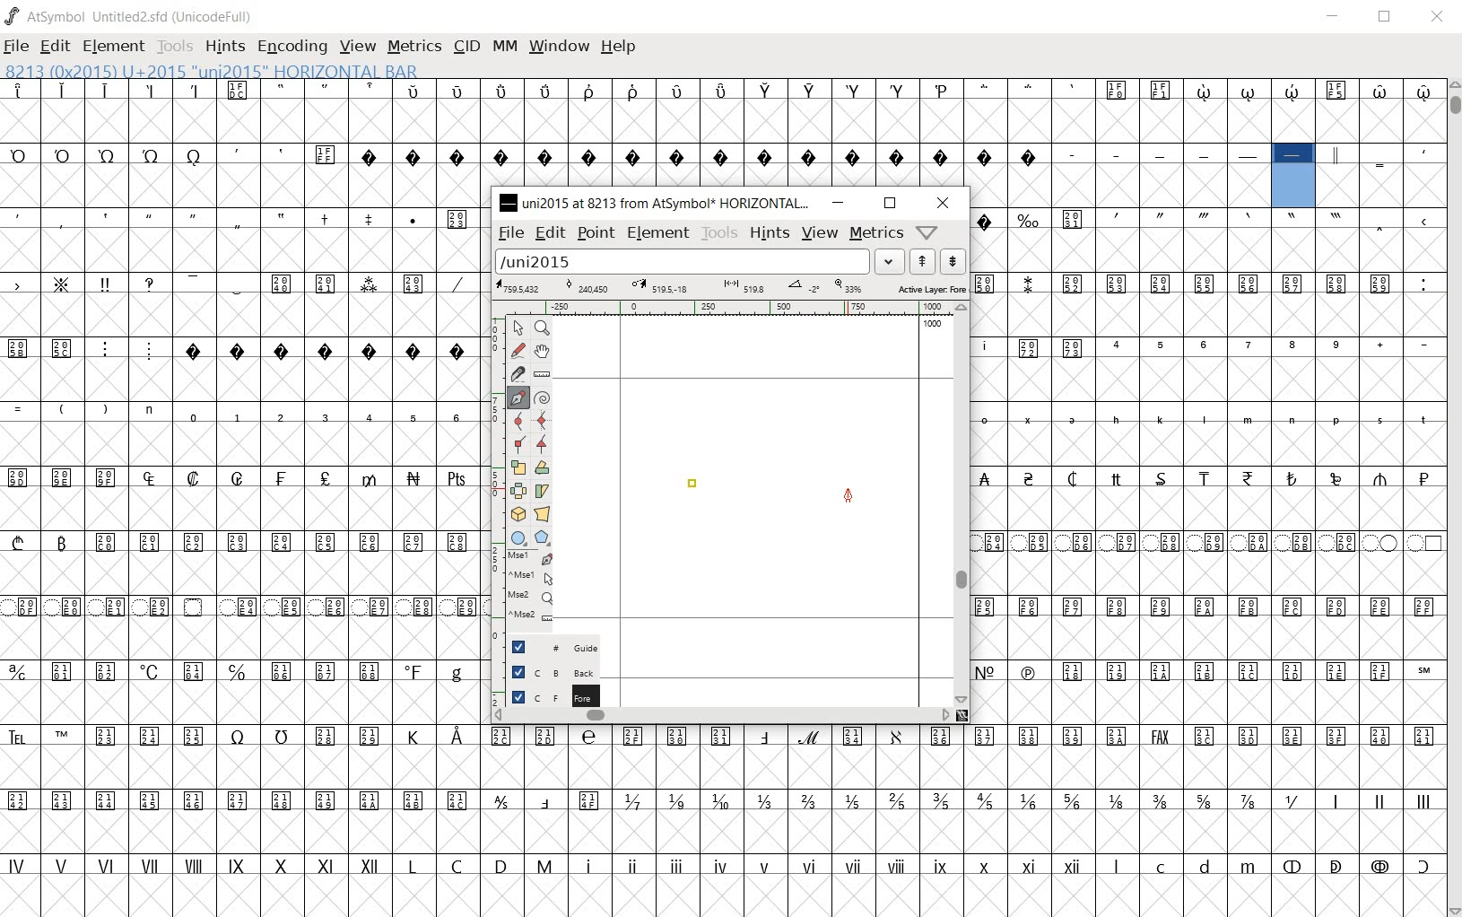 Image resolution: width=1462 pixels, height=917 pixels. I want to click on add a curve point always either horizontal or vertical, so click(541, 421).